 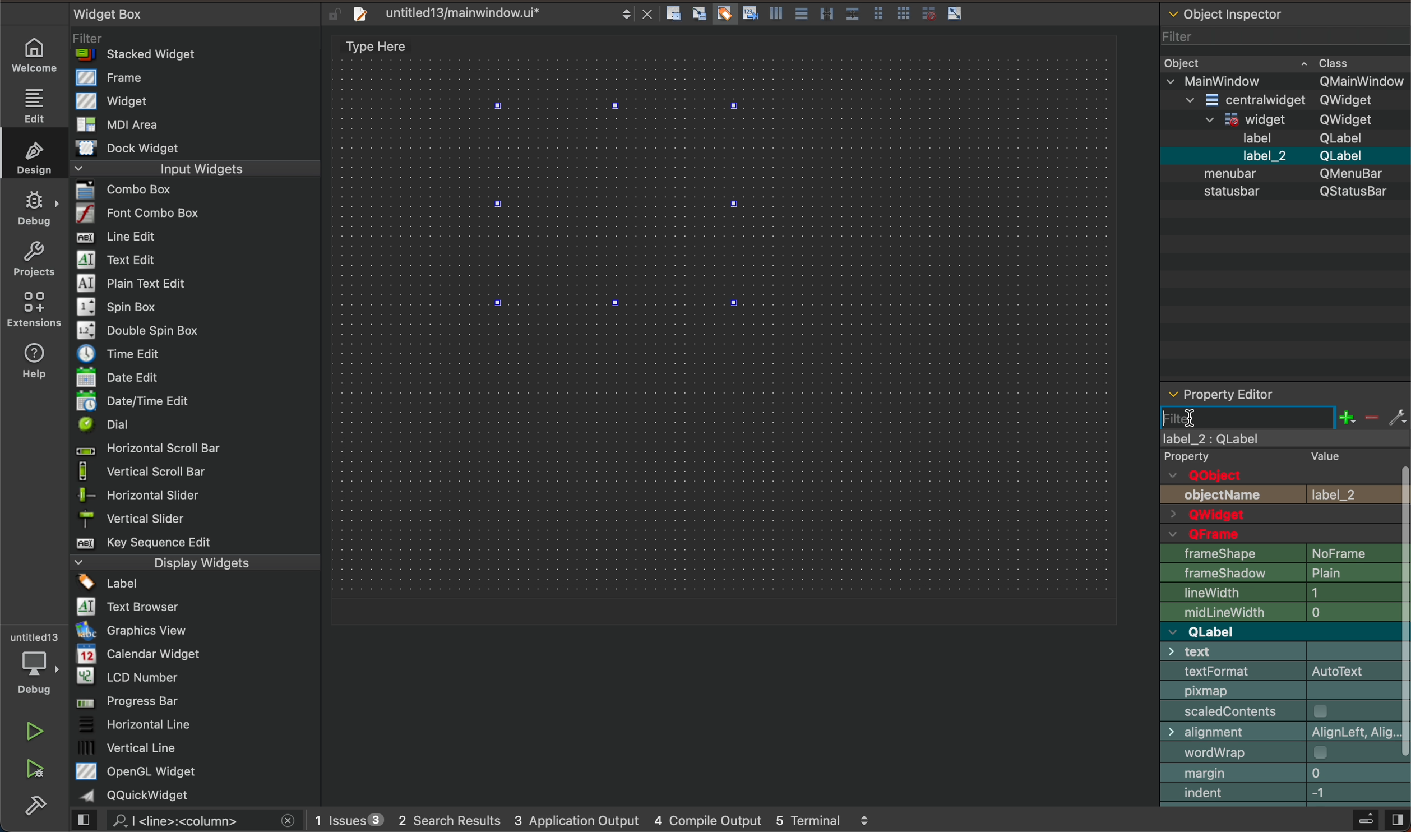 I want to click on widget box, so click(x=200, y=404).